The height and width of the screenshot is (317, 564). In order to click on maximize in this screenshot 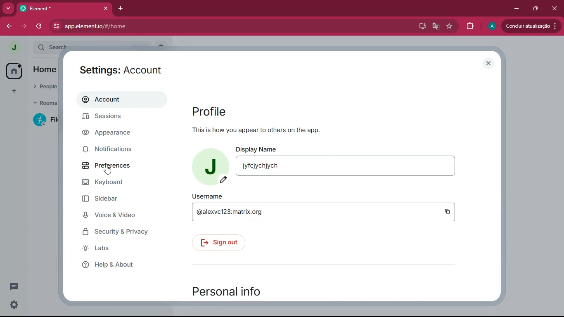, I will do `click(535, 9)`.